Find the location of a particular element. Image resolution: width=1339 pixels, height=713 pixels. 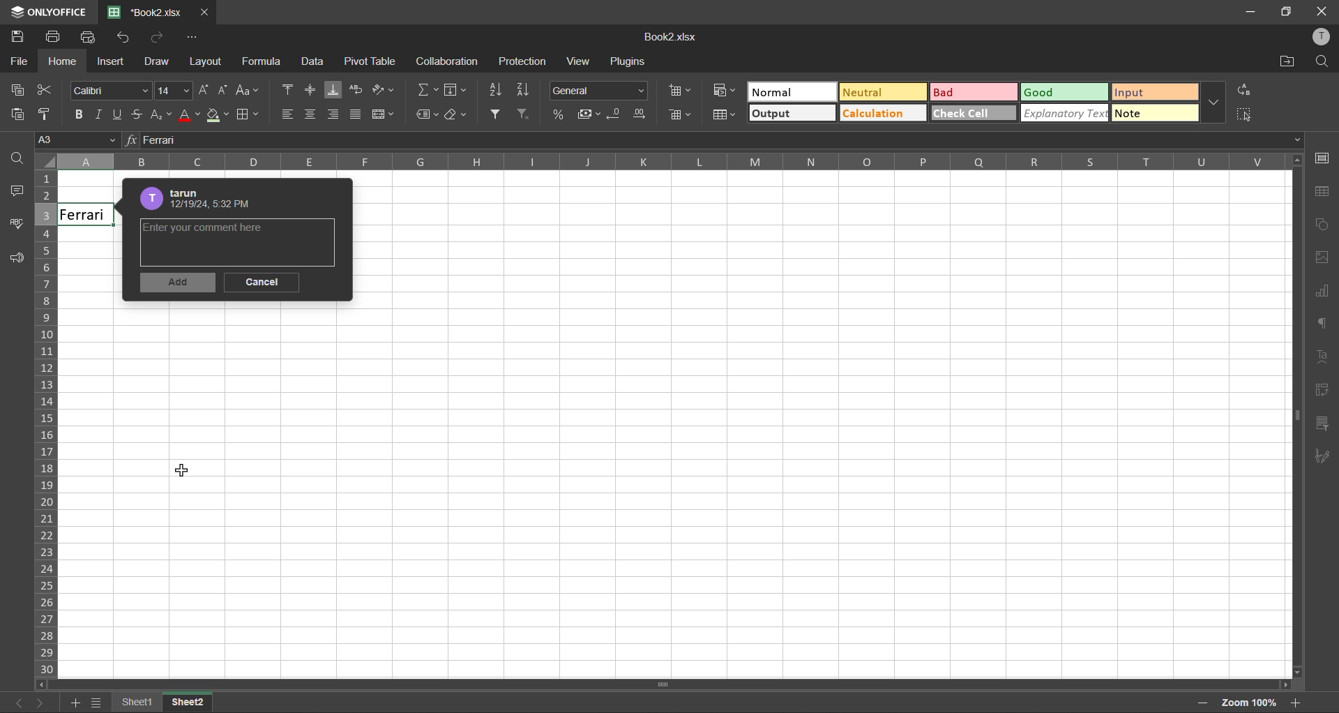

underline is located at coordinates (120, 115).